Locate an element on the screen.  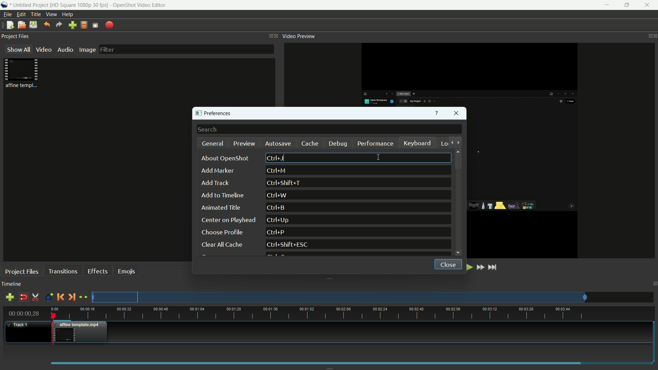
close app is located at coordinates (648, 5).